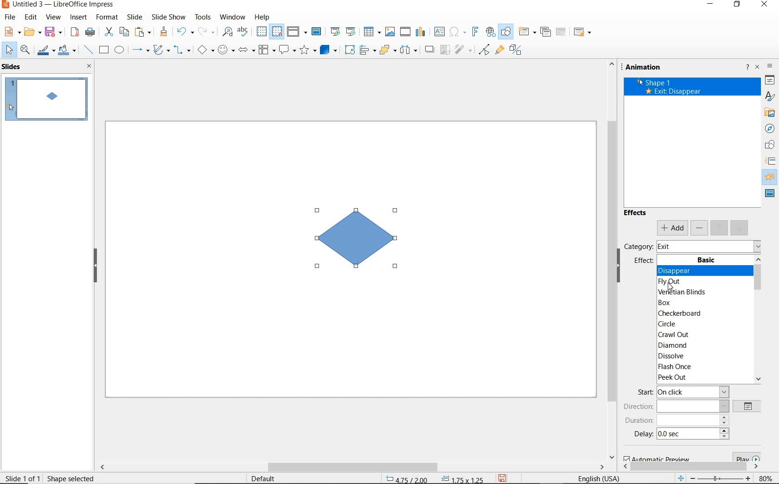 The height and width of the screenshot is (484, 779). I want to click on display grid, so click(262, 32).